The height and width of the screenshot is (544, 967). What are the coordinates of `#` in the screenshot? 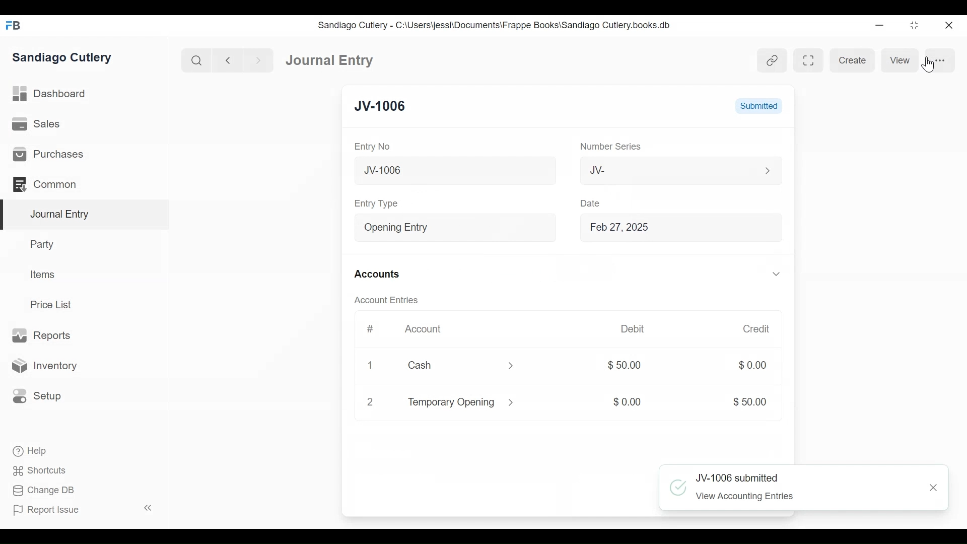 It's located at (371, 328).